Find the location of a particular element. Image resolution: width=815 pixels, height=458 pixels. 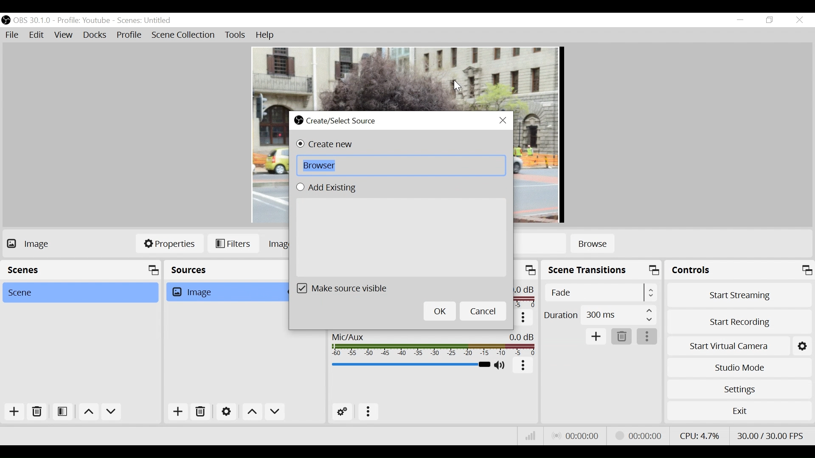

Start Virtual Camera is located at coordinates (728, 346).